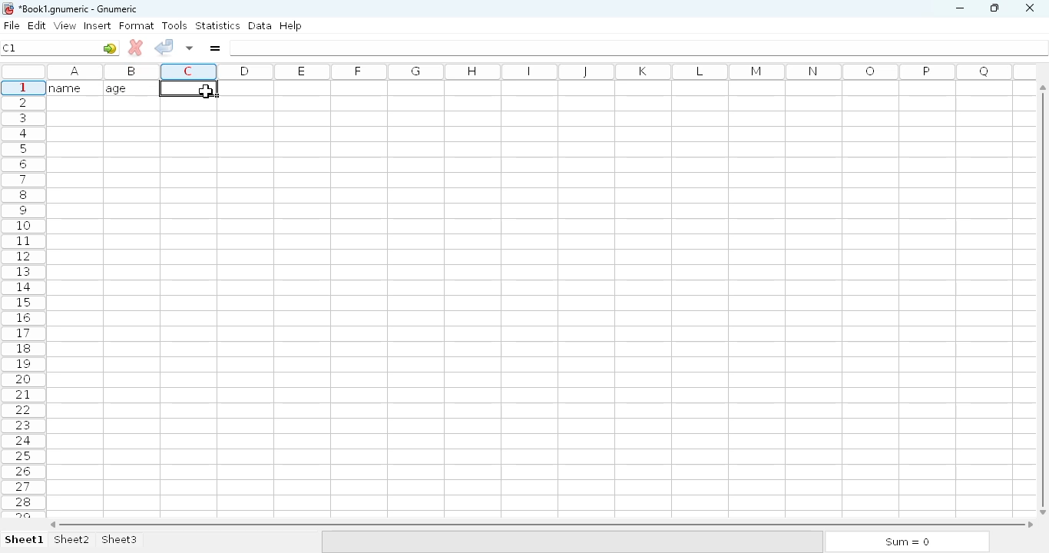  What do you see at coordinates (7, 8) in the screenshot?
I see `logo` at bounding box center [7, 8].